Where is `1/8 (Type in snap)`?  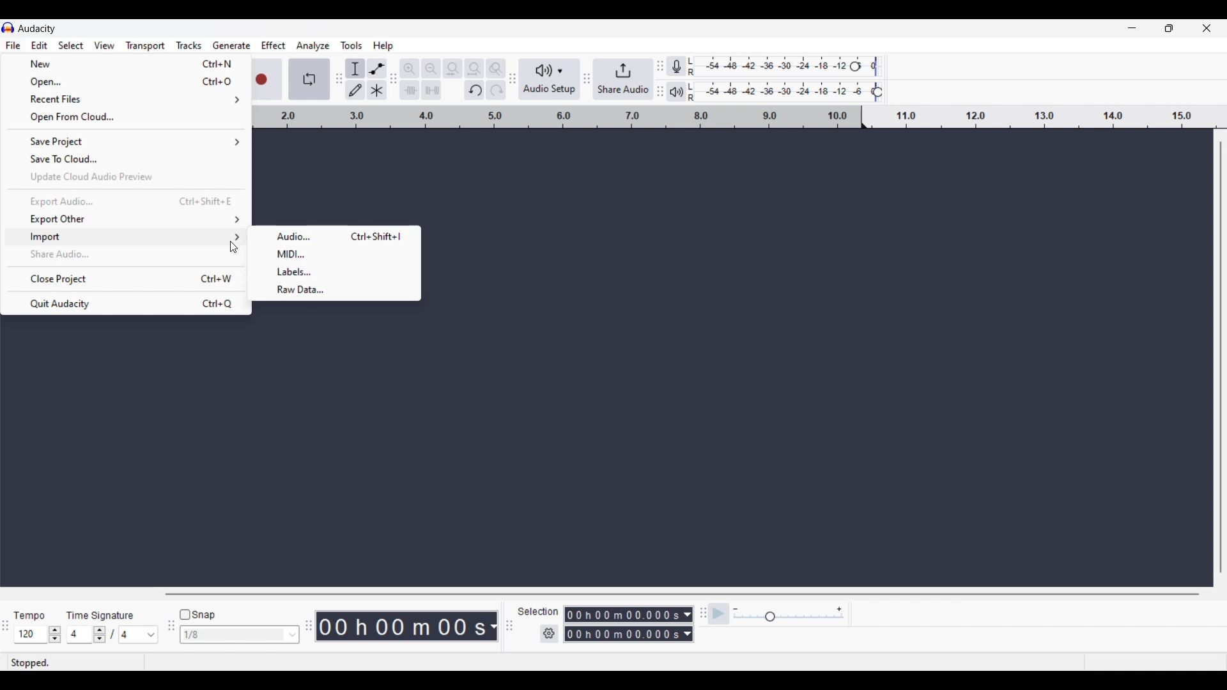
1/8 (Type in snap) is located at coordinates (231, 636).